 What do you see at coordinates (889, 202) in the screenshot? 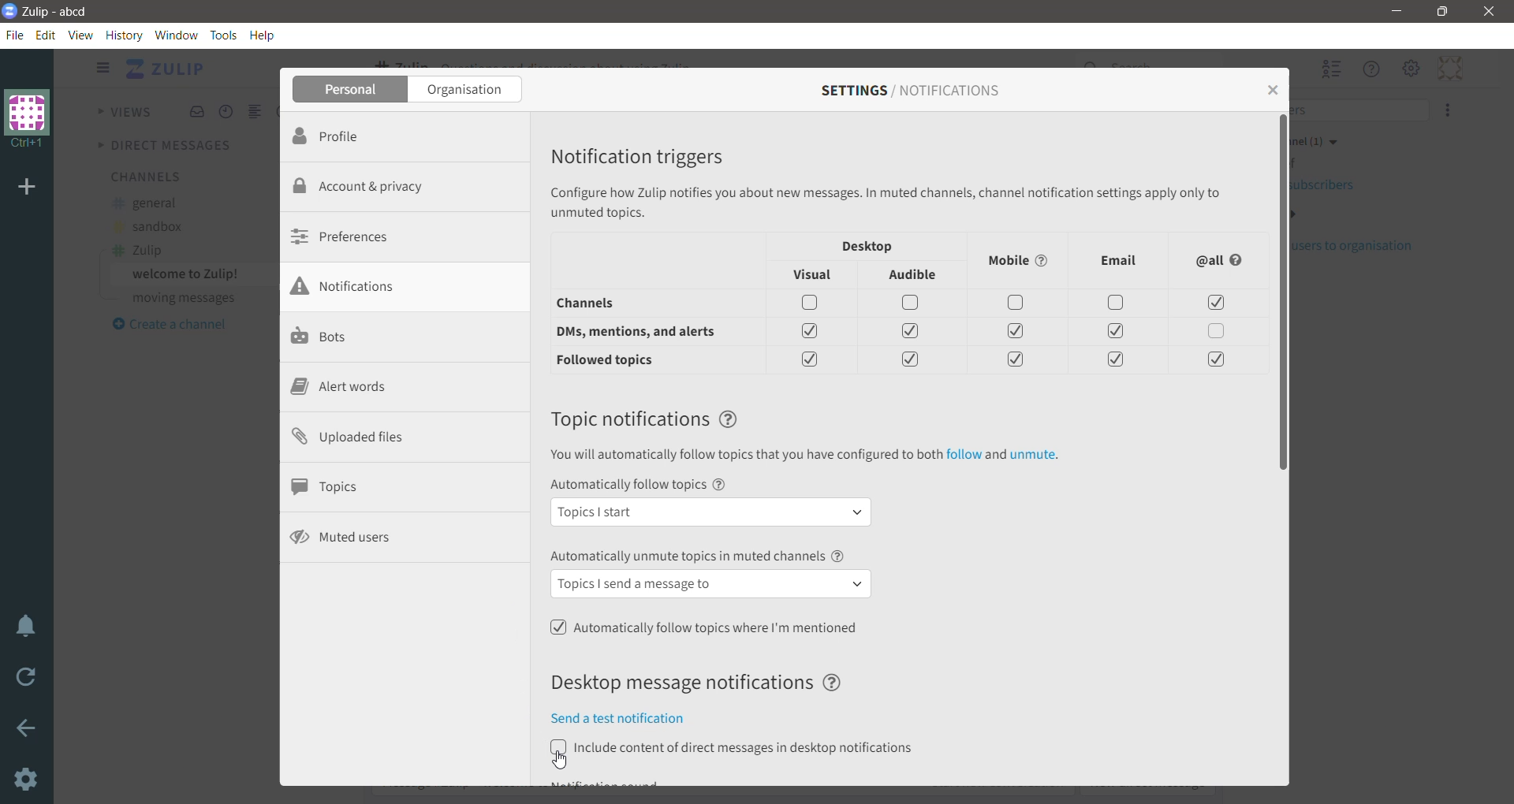
I see `Configure Zulip notifications (check boxes)` at bounding box center [889, 202].